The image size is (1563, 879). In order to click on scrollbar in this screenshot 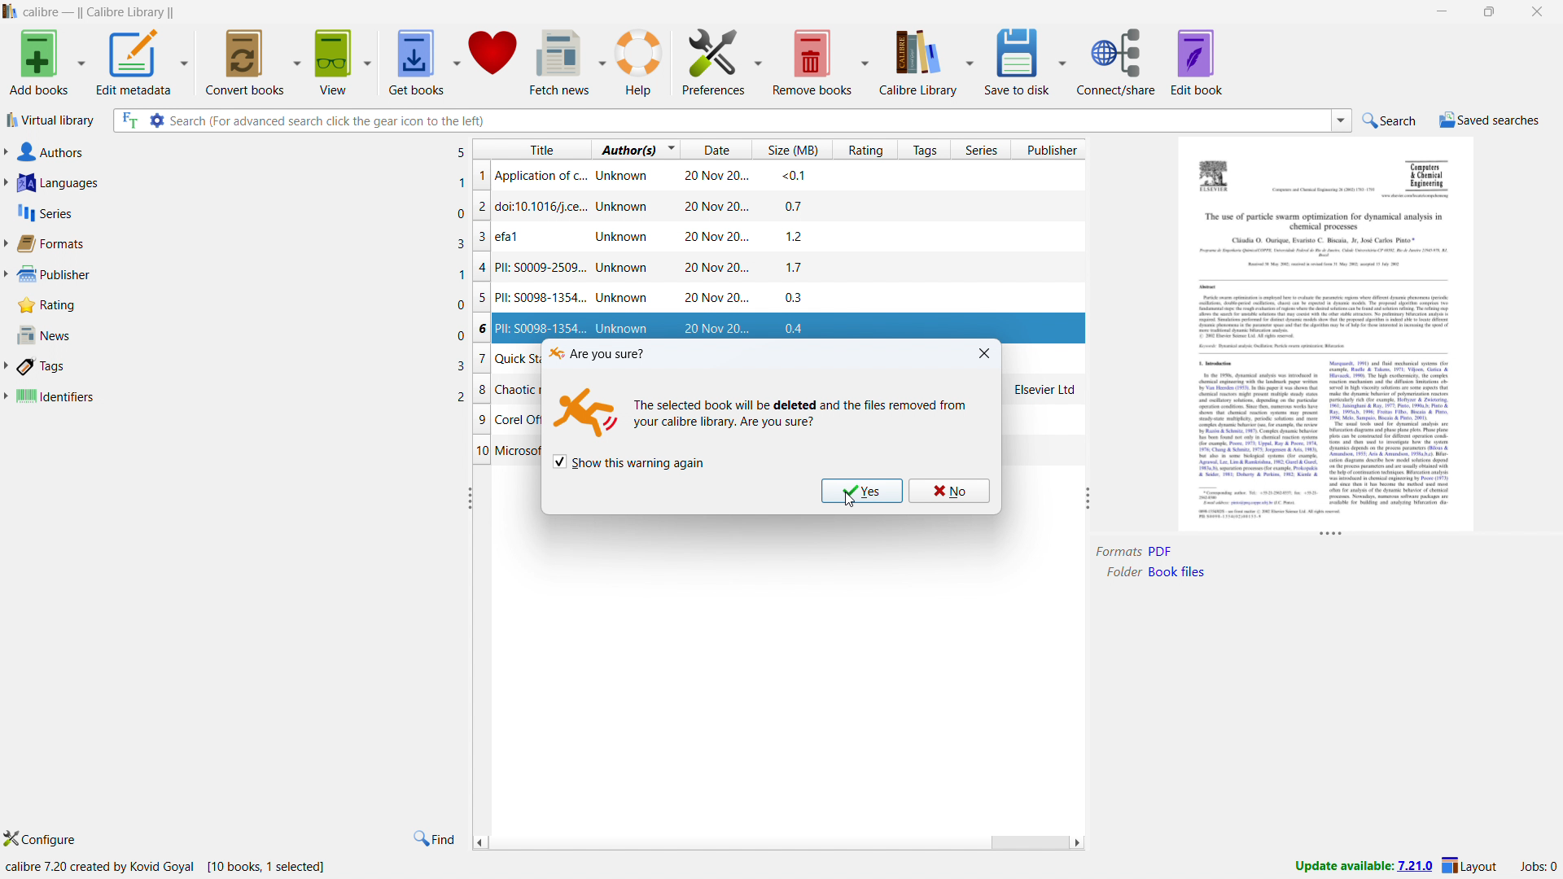, I will do `click(1028, 843)`.